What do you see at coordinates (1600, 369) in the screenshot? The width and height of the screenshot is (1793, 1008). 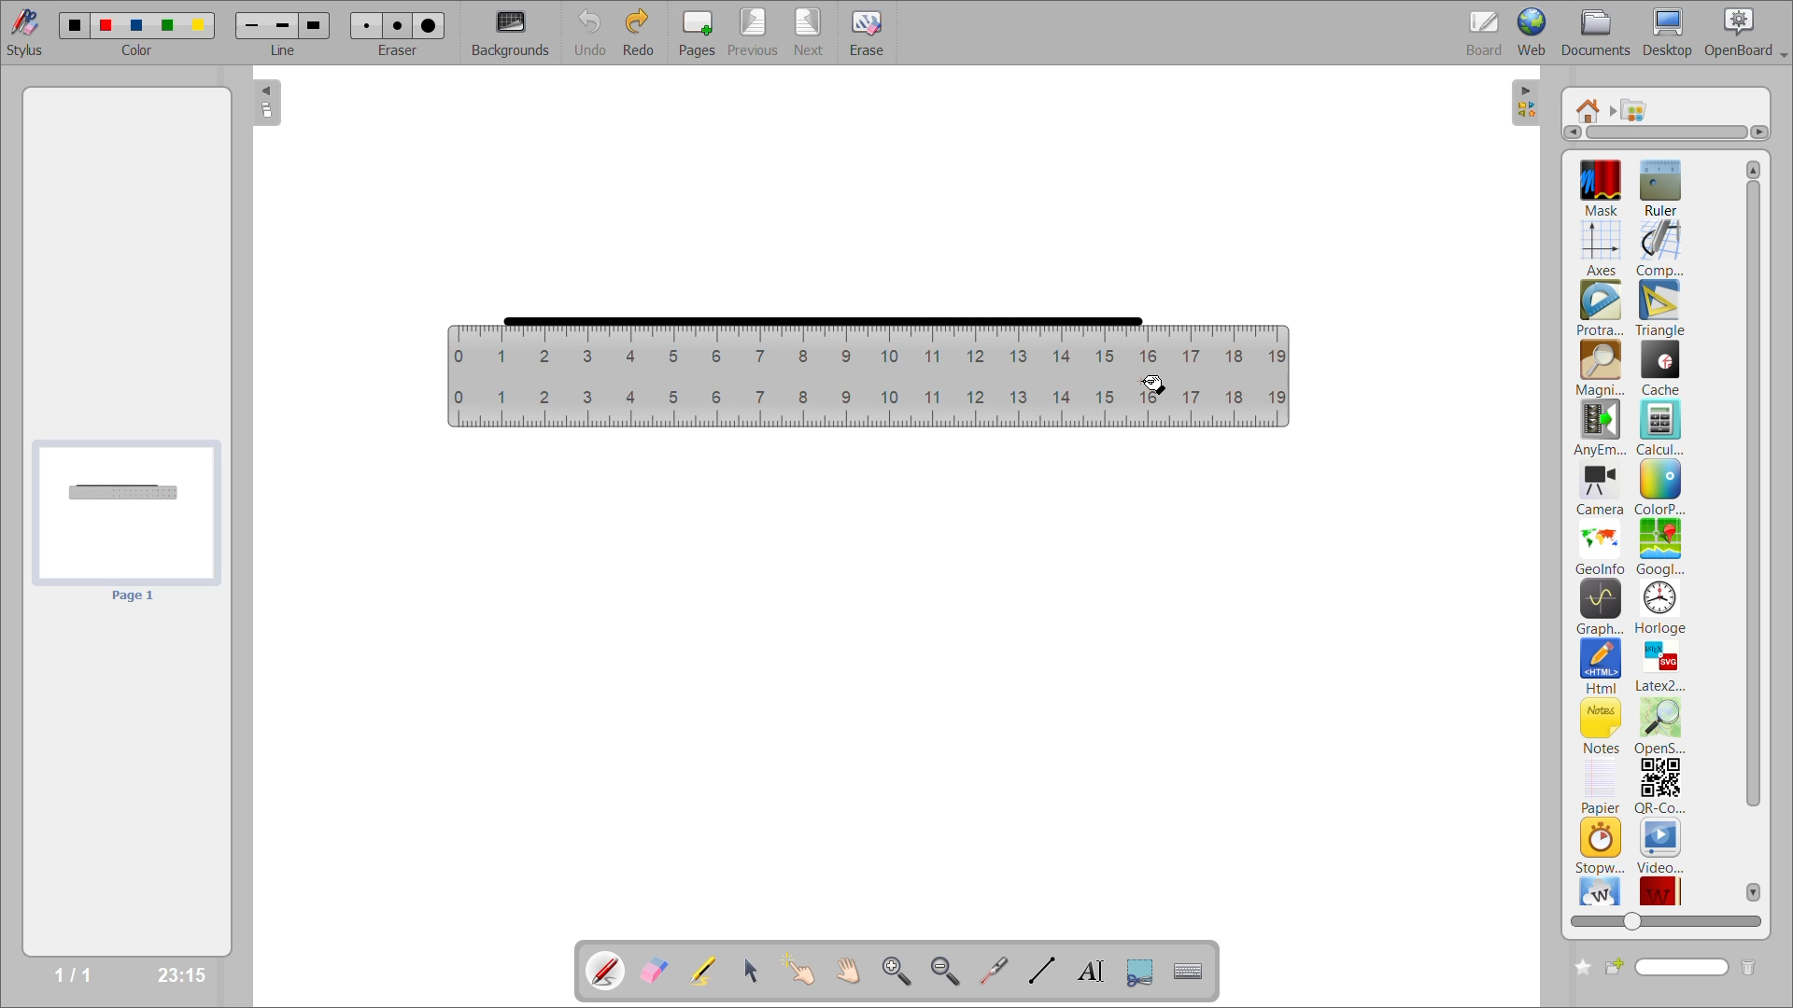 I see `magnifier` at bounding box center [1600, 369].